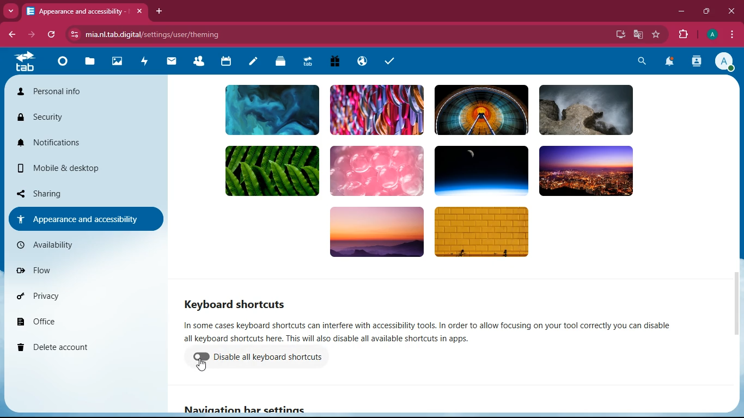  I want to click on tab, so click(308, 61).